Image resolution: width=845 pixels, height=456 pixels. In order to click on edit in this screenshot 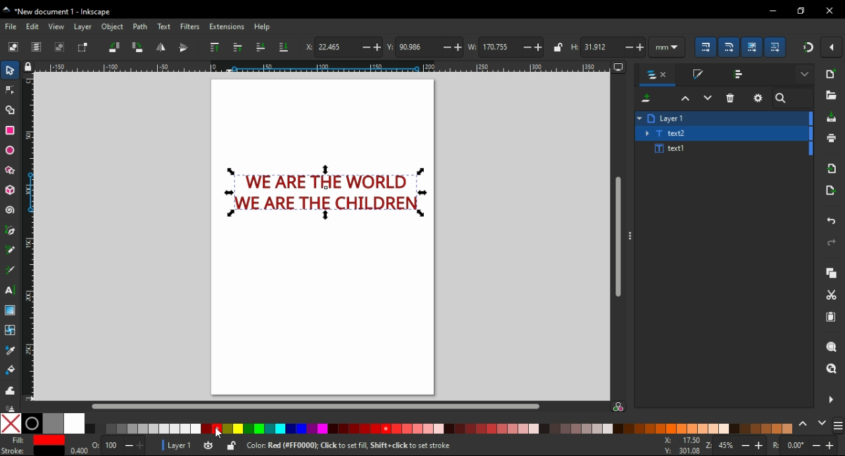, I will do `click(34, 27)`.